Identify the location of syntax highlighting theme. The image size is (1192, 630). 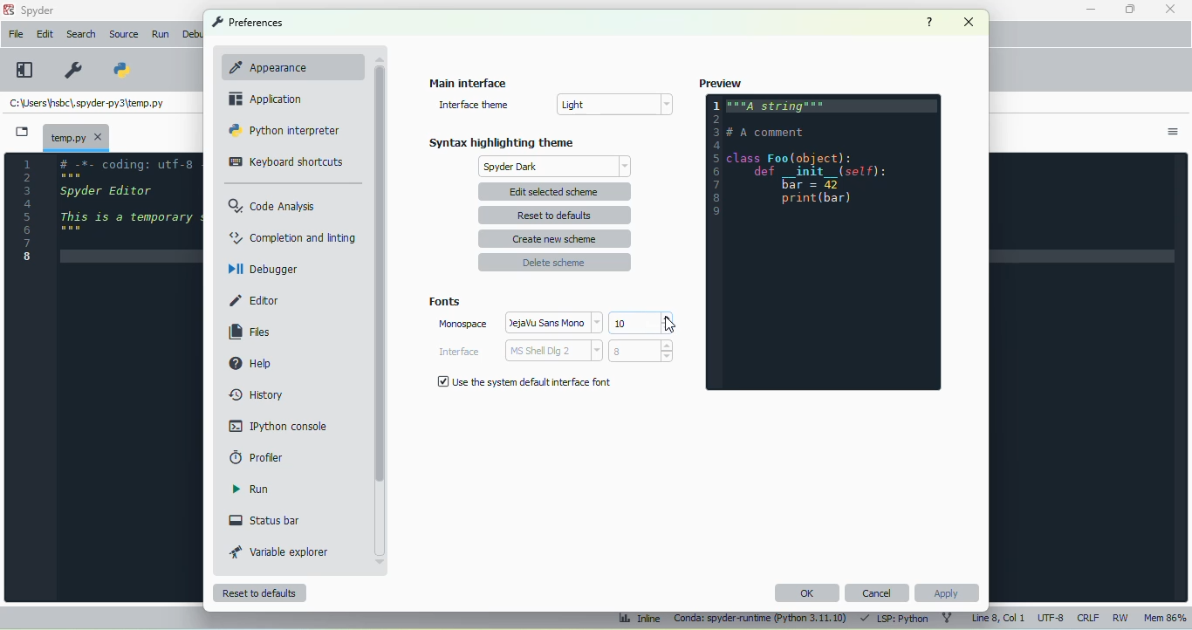
(502, 142).